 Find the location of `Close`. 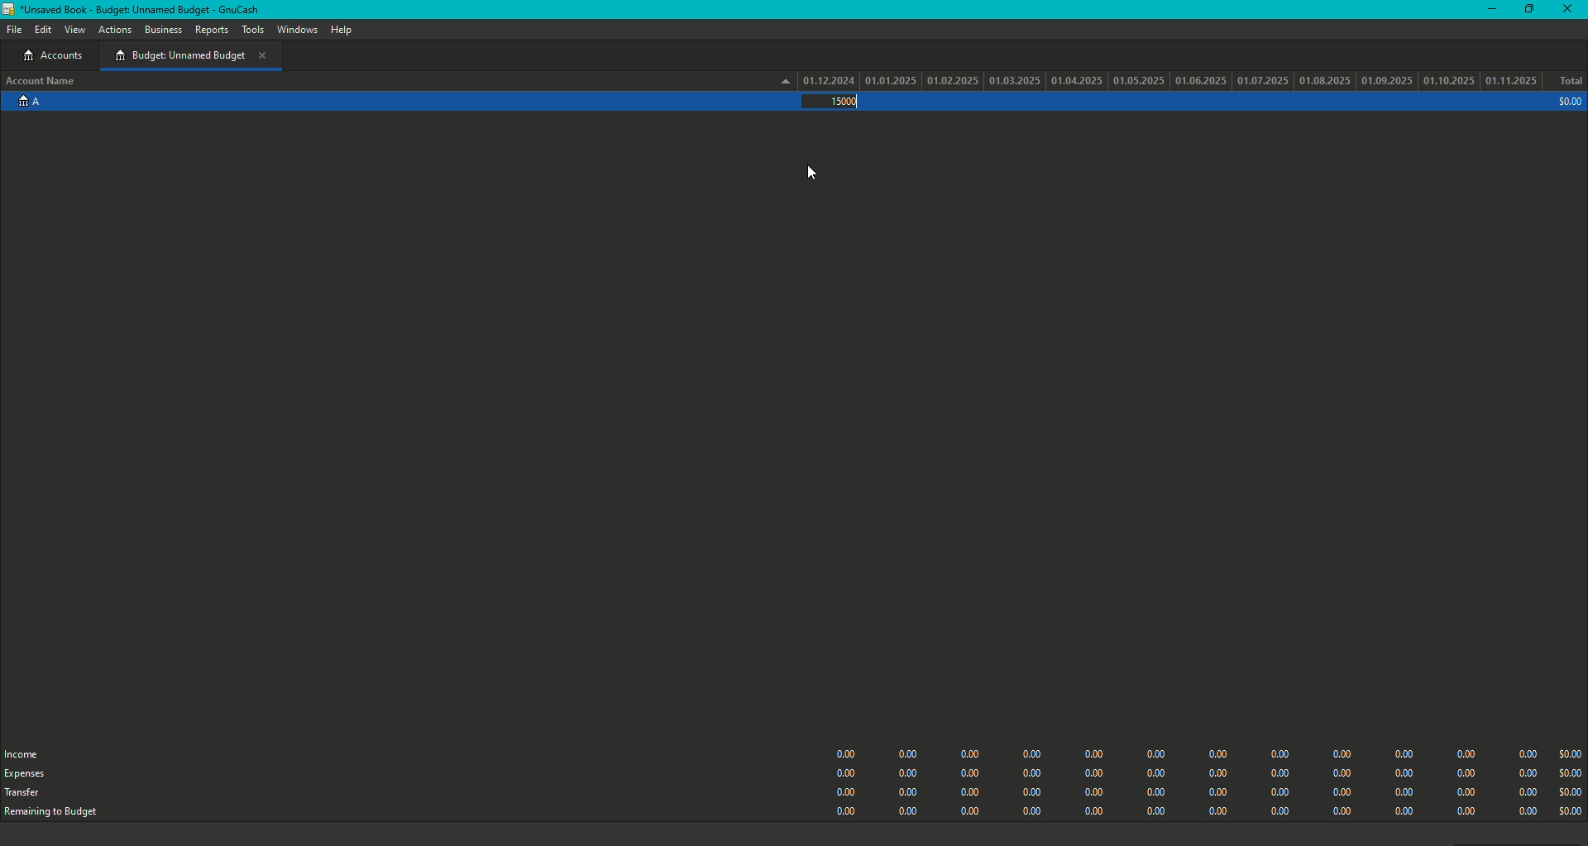

Close is located at coordinates (1570, 9).